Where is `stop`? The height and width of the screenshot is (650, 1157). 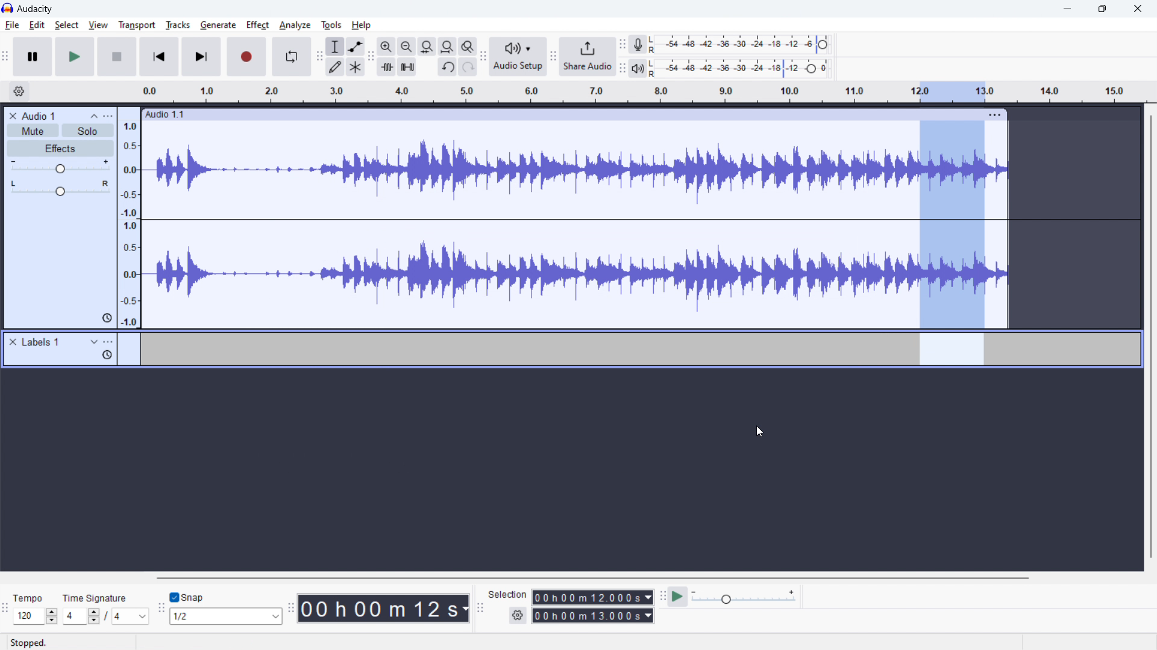 stop is located at coordinates (117, 56).